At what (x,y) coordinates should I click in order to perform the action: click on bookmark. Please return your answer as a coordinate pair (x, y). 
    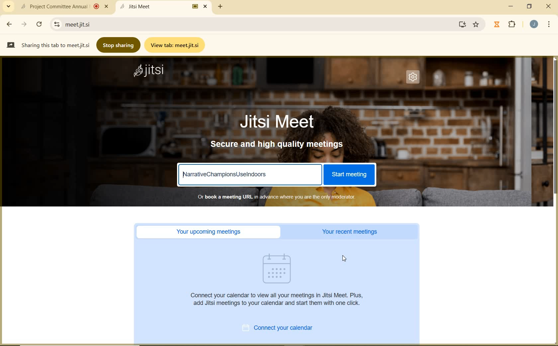
    Looking at the image, I should click on (477, 25).